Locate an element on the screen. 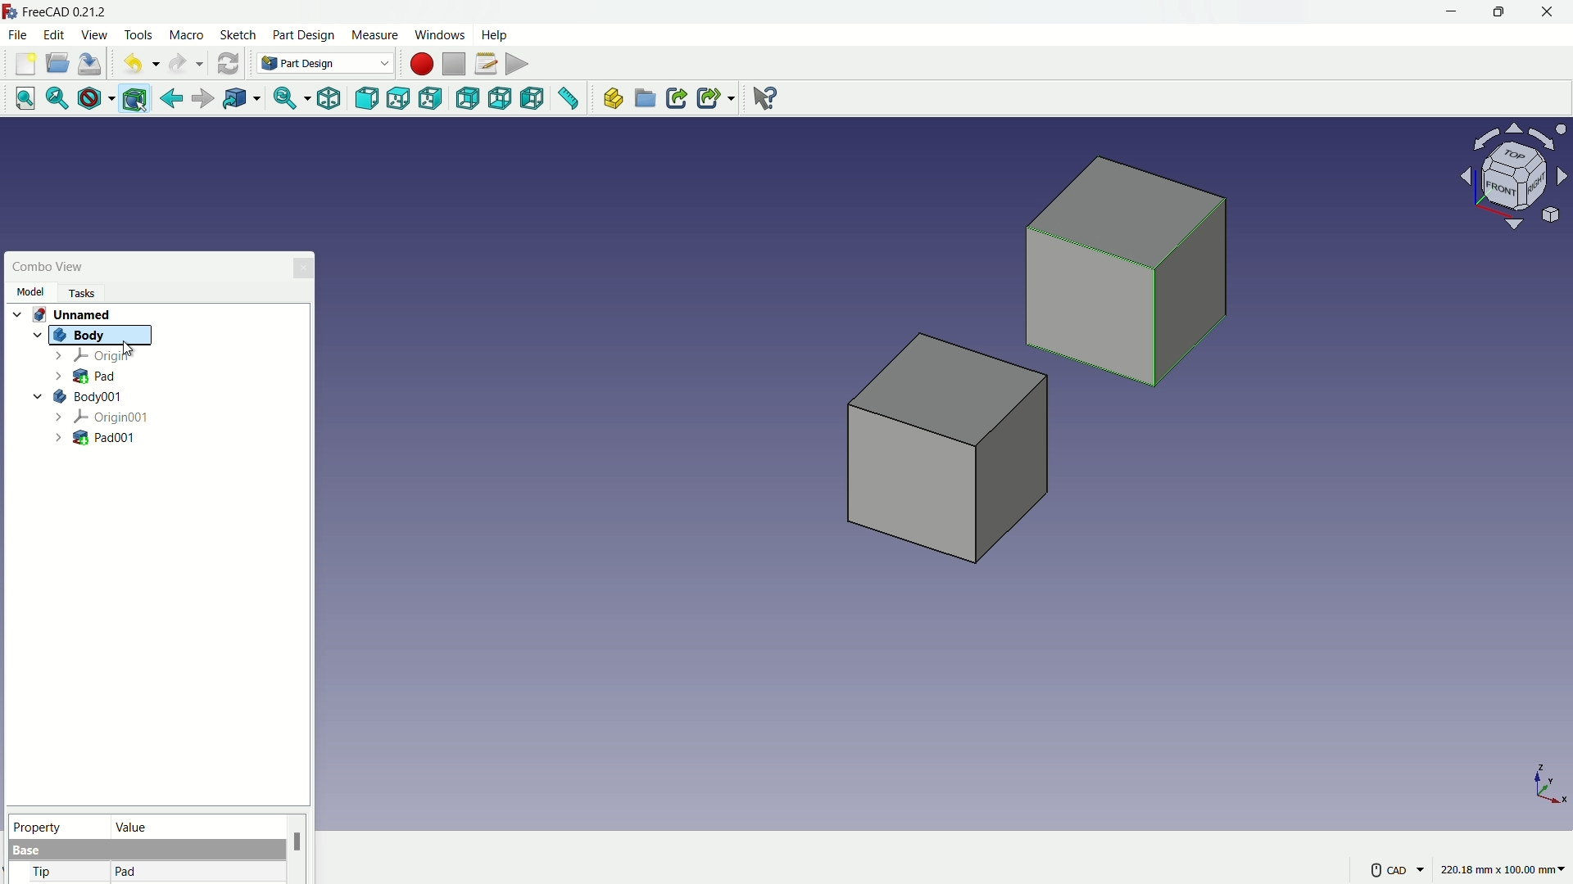 The height and width of the screenshot is (884, 1573). back view is located at coordinates (469, 100).